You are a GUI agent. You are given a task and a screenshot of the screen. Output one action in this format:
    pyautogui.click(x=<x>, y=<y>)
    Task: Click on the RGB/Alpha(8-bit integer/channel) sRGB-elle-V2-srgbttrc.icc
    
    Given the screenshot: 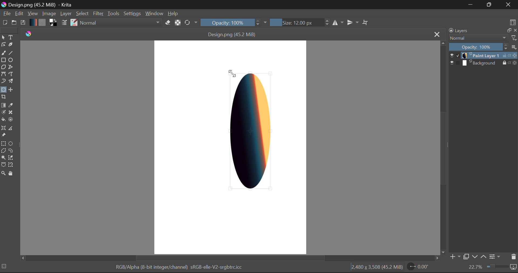 What is the action you would take?
    pyautogui.click(x=178, y=268)
    